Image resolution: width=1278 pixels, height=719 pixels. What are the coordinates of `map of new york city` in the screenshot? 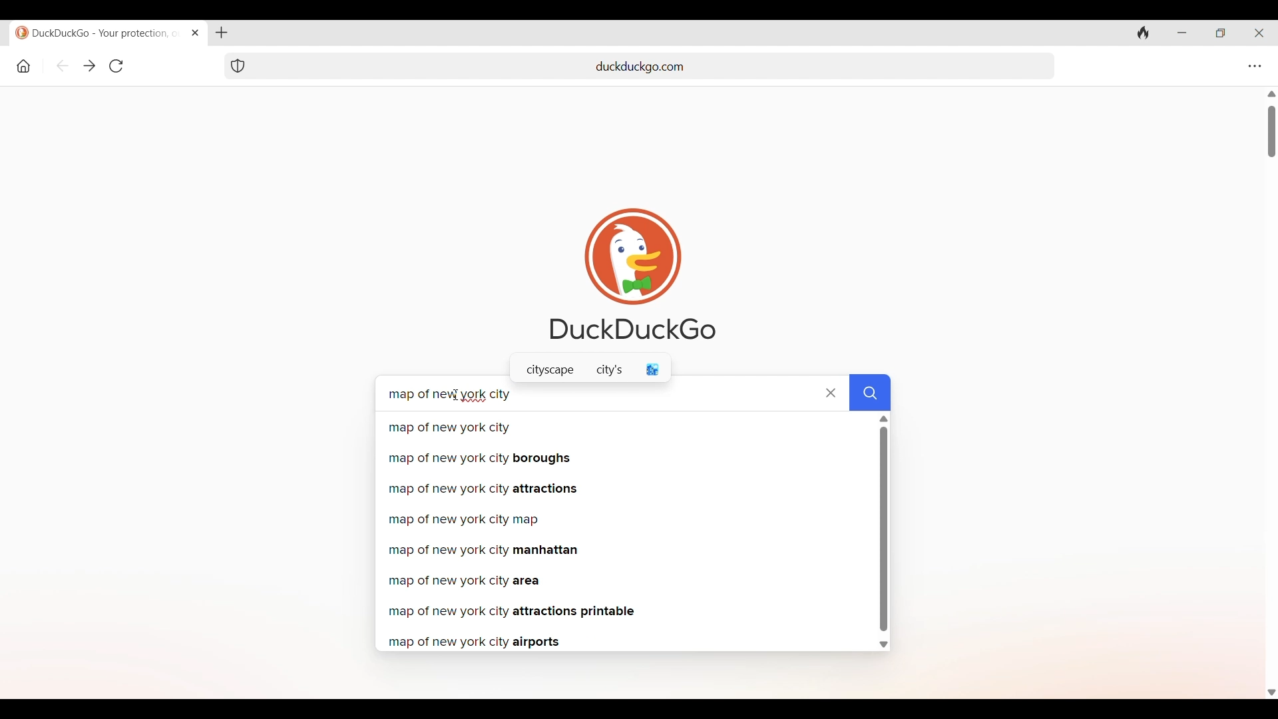 It's located at (450, 394).